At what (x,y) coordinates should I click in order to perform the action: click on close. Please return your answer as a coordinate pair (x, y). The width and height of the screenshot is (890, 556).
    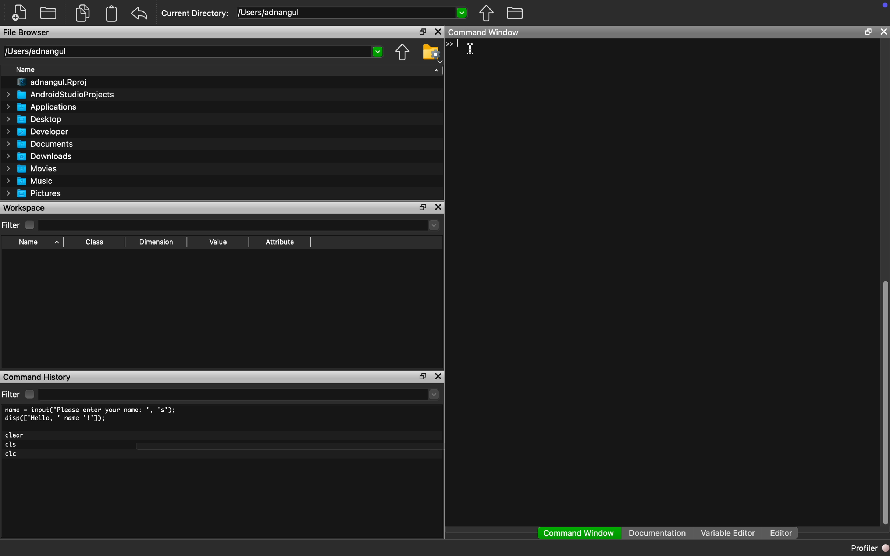
    Looking at the image, I should click on (883, 31).